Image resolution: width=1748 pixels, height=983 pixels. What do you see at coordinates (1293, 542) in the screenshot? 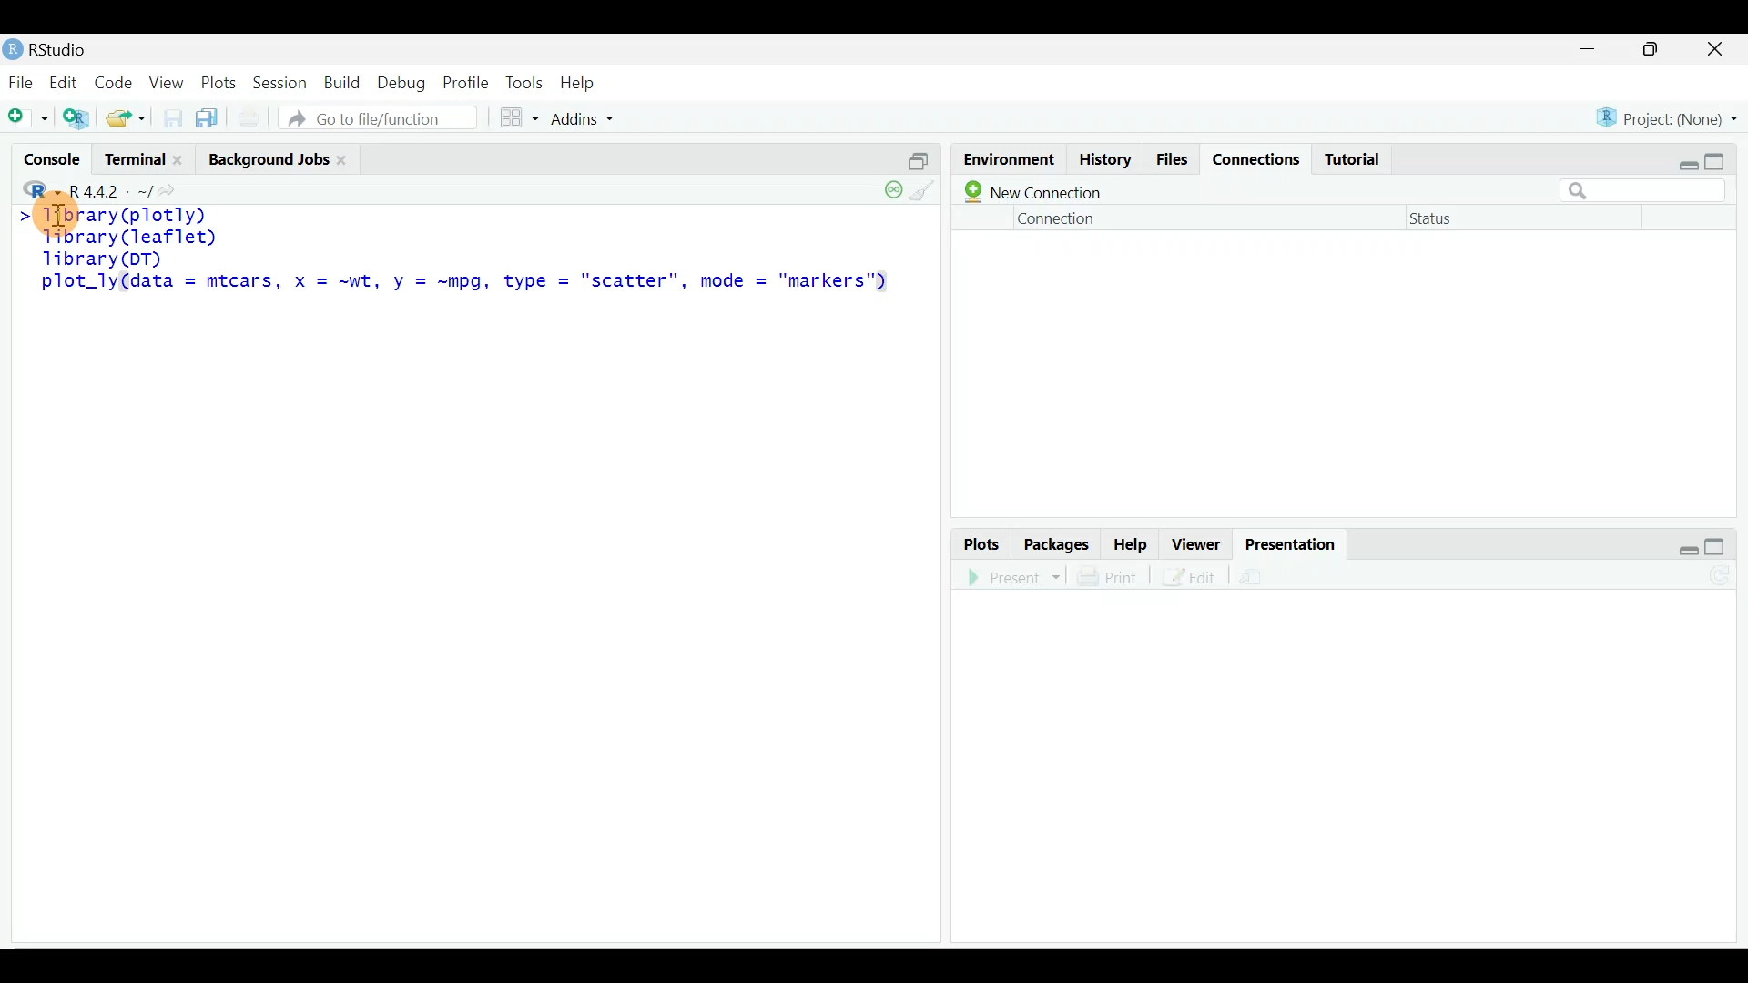
I see `Presentation` at bounding box center [1293, 542].